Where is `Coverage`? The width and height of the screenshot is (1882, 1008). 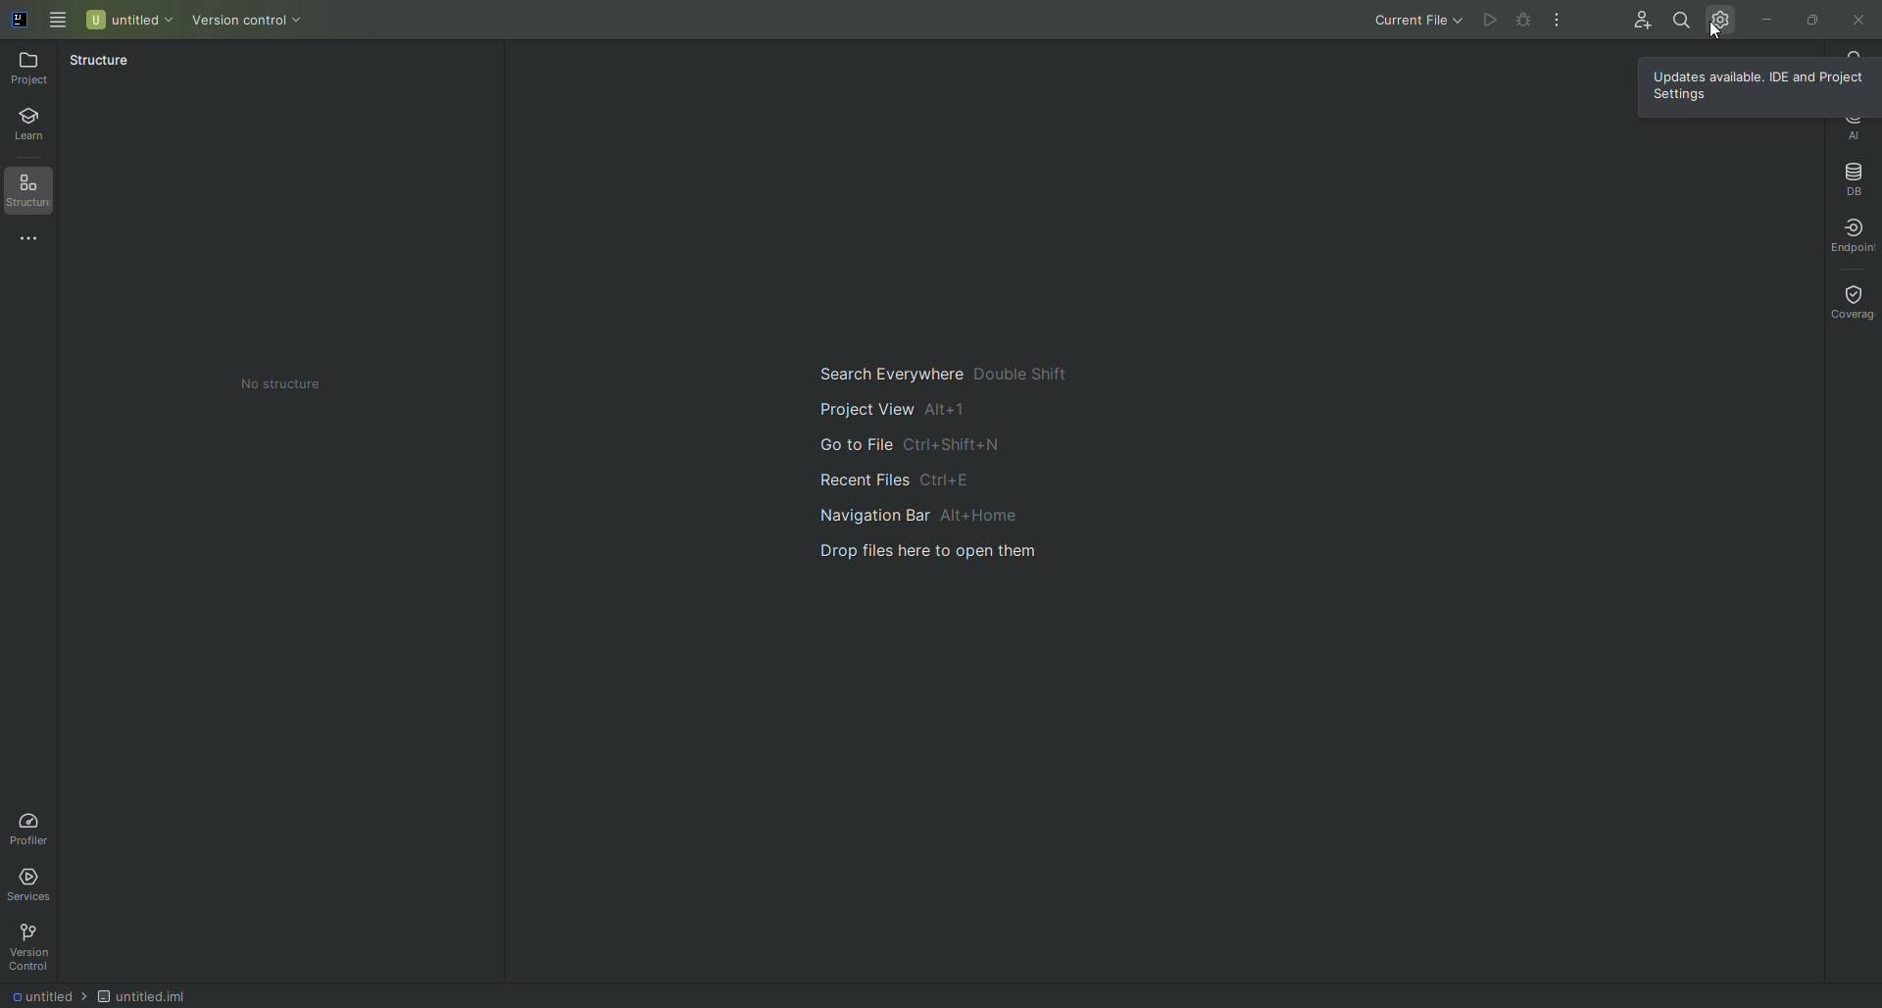
Coverage is located at coordinates (1850, 300).